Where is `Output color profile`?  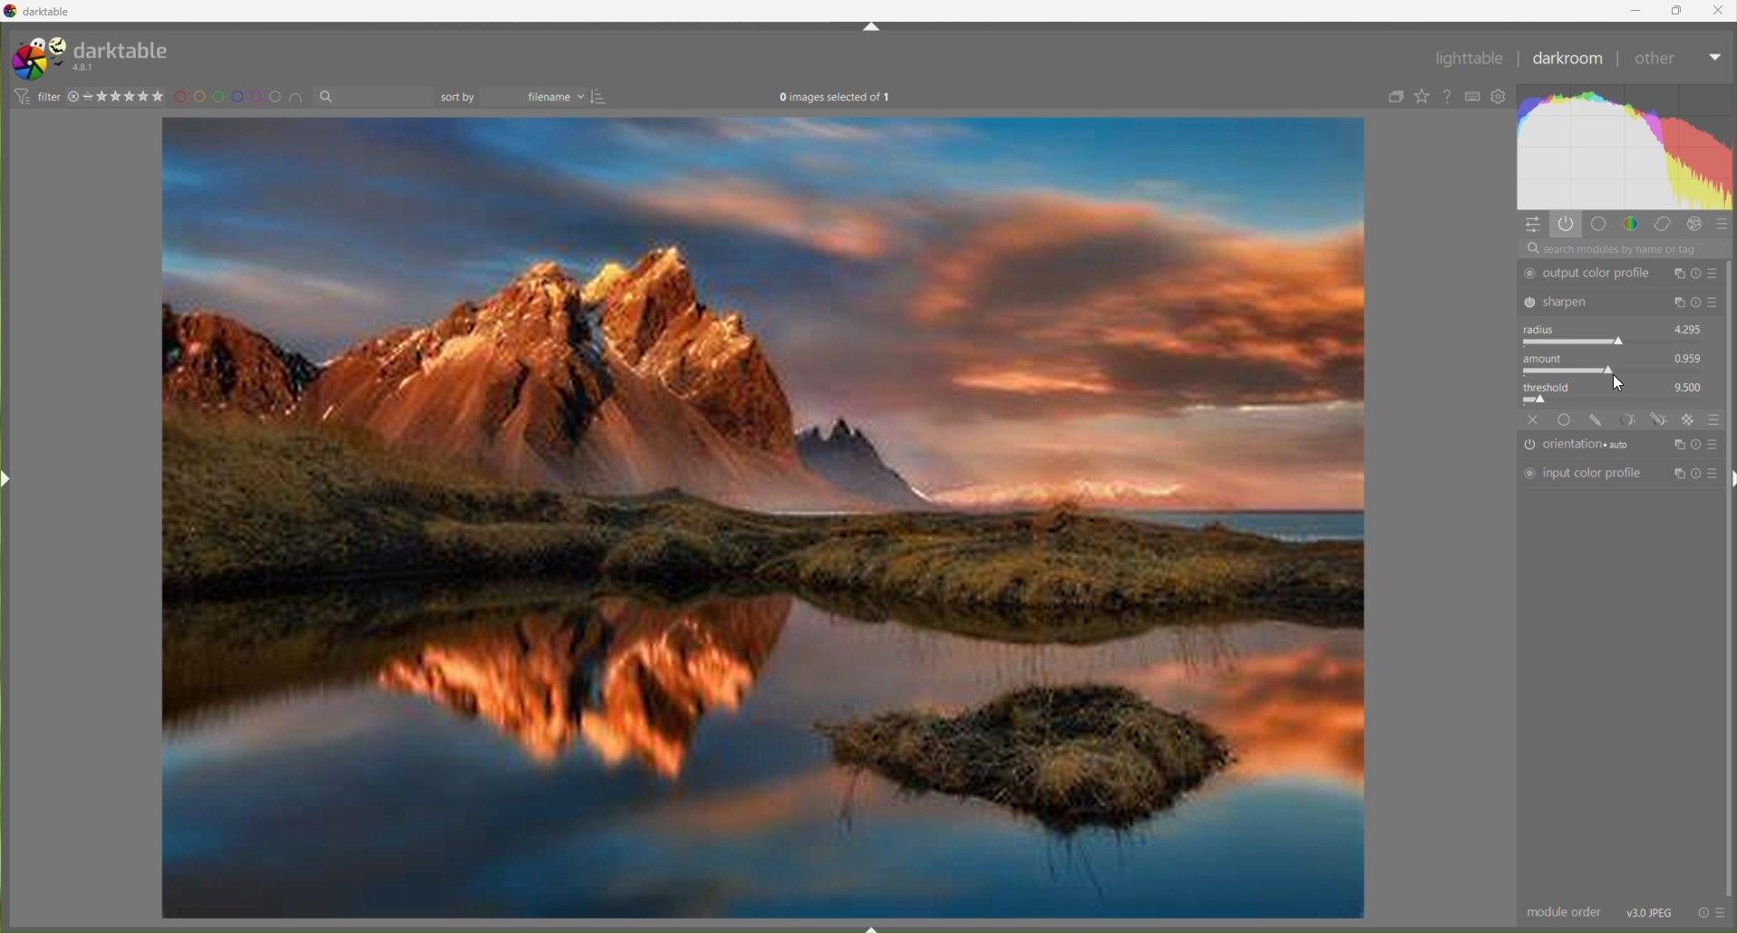
Output color profile is located at coordinates (1591, 274).